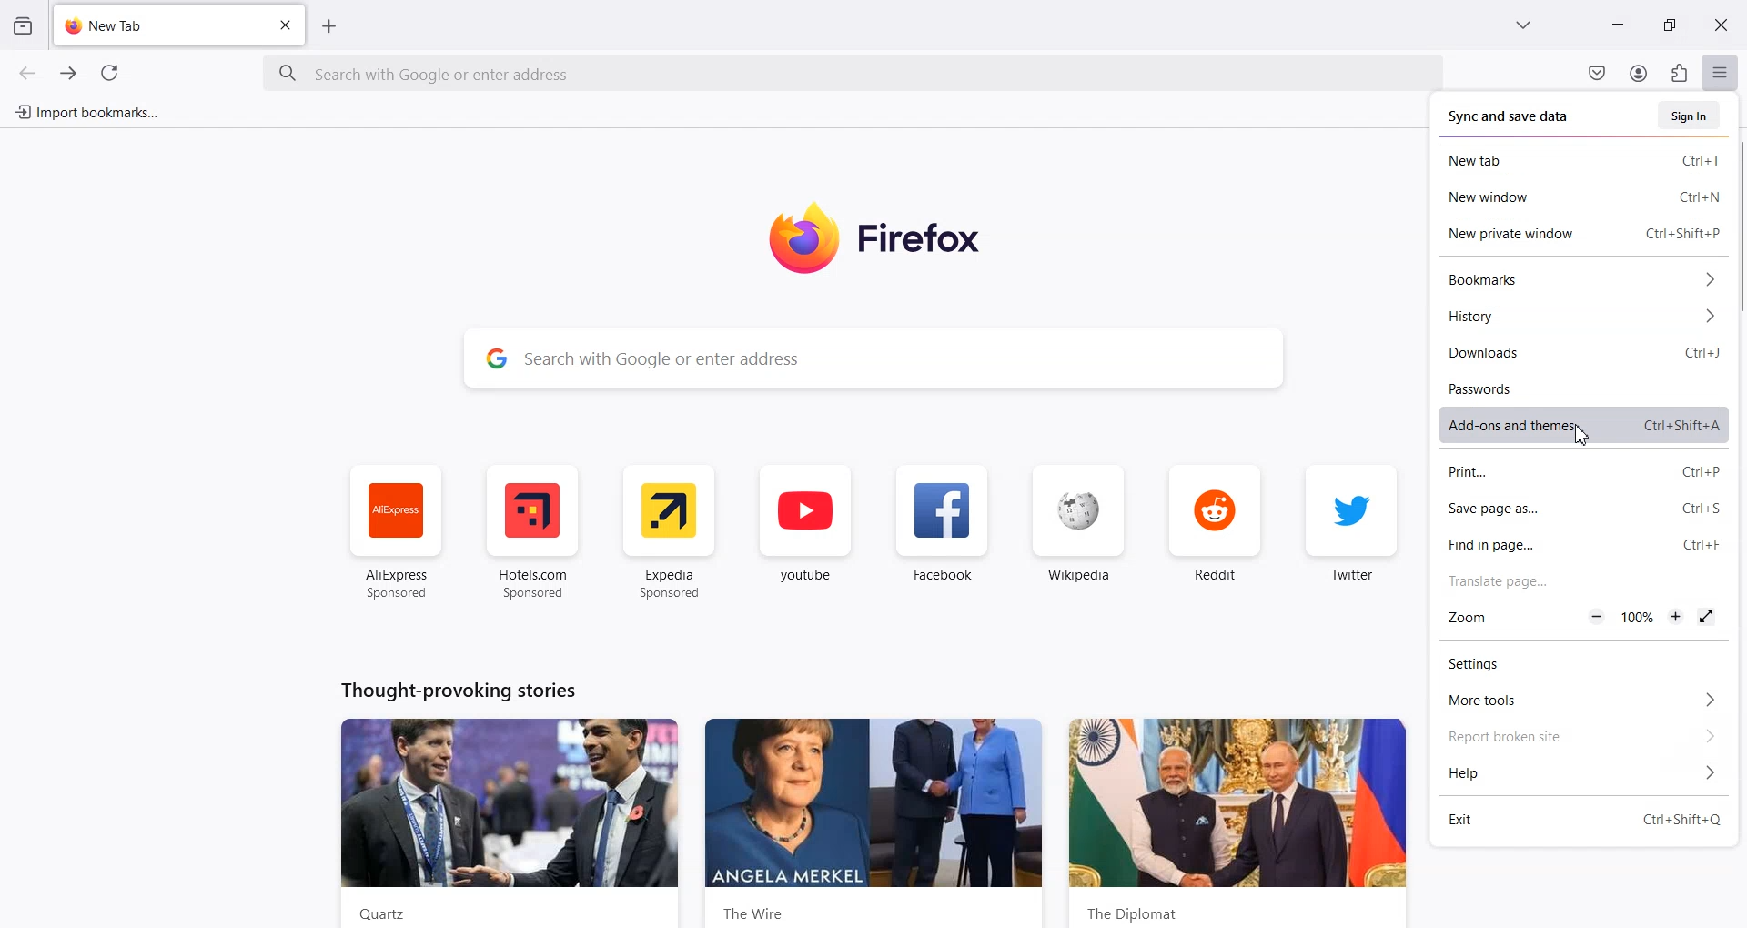 The height and width of the screenshot is (928, 1747). I want to click on Zoom, so click(1472, 617).